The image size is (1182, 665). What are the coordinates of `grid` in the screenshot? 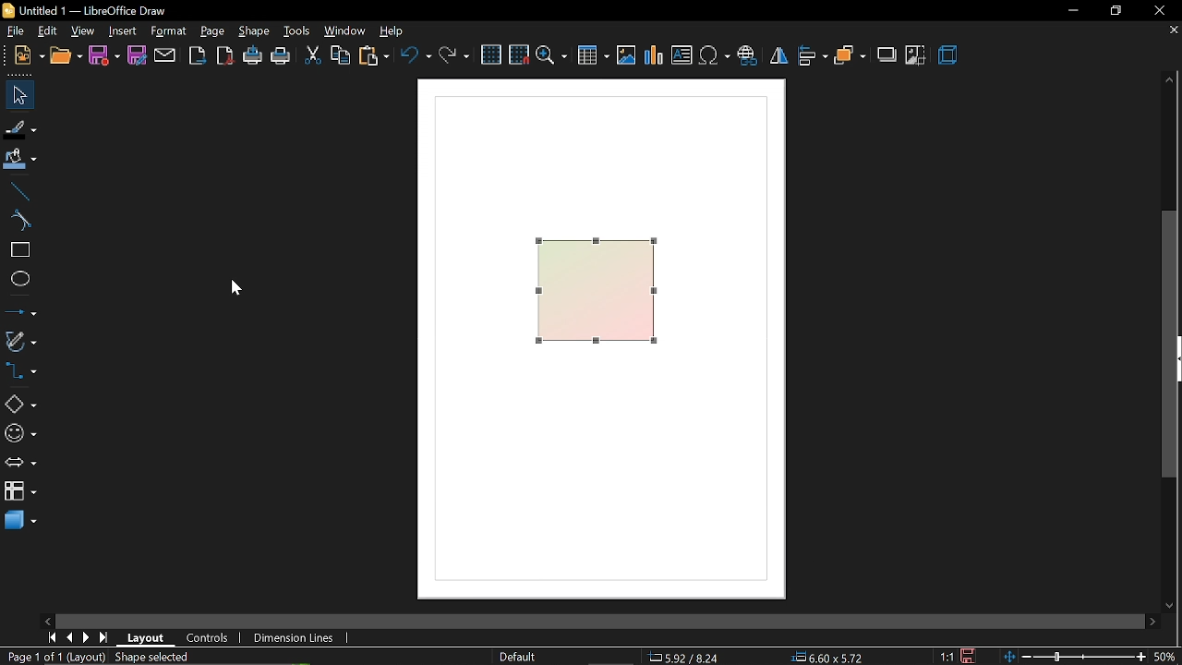 It's located at (490, 54).